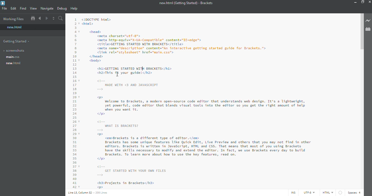 The width and height of the screenshot is (372, 196). I want to click on « new.htm!l (Getting Started) - Brackets, so click(186, 3).